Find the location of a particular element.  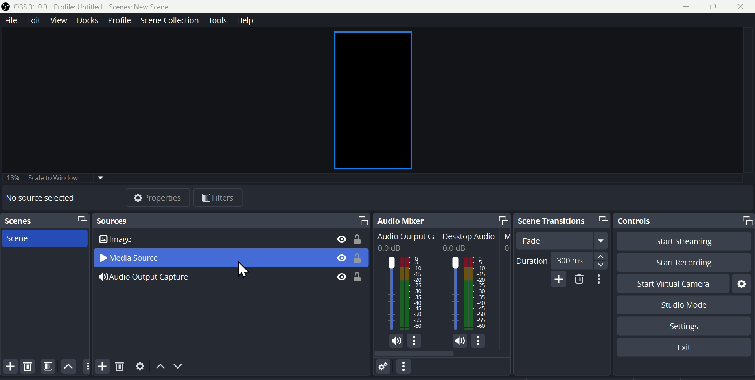

Start streaming is located at coordinates (679, 241).